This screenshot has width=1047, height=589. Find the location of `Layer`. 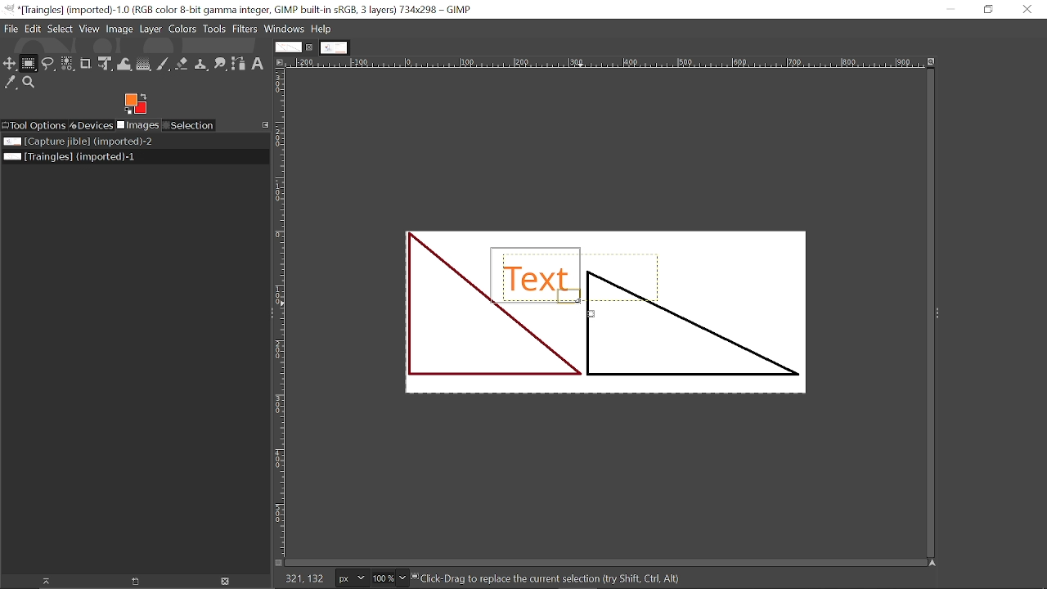

Layer is located at coordinates (151, 29).